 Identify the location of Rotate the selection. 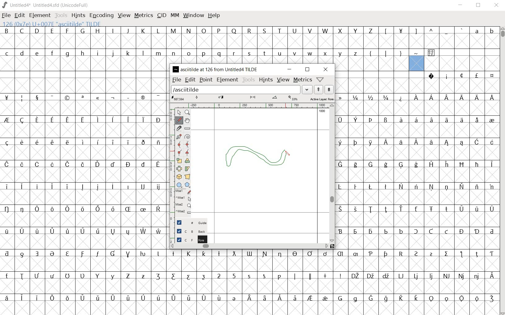
(187, 162).